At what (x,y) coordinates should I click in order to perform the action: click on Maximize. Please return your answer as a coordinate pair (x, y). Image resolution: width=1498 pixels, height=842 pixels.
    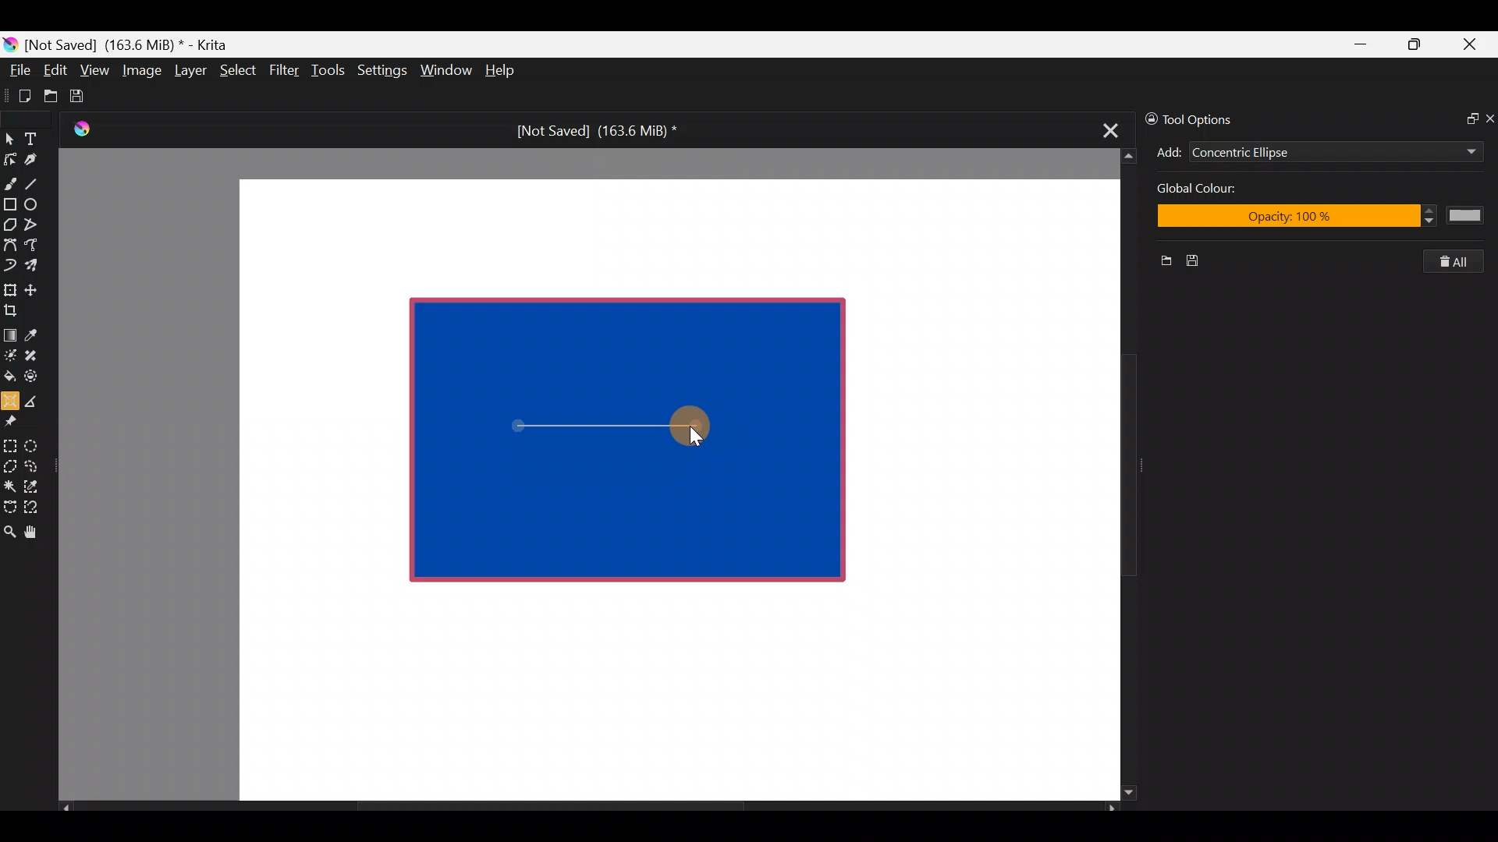
    Looking at the image, I should click on (1414, 44).